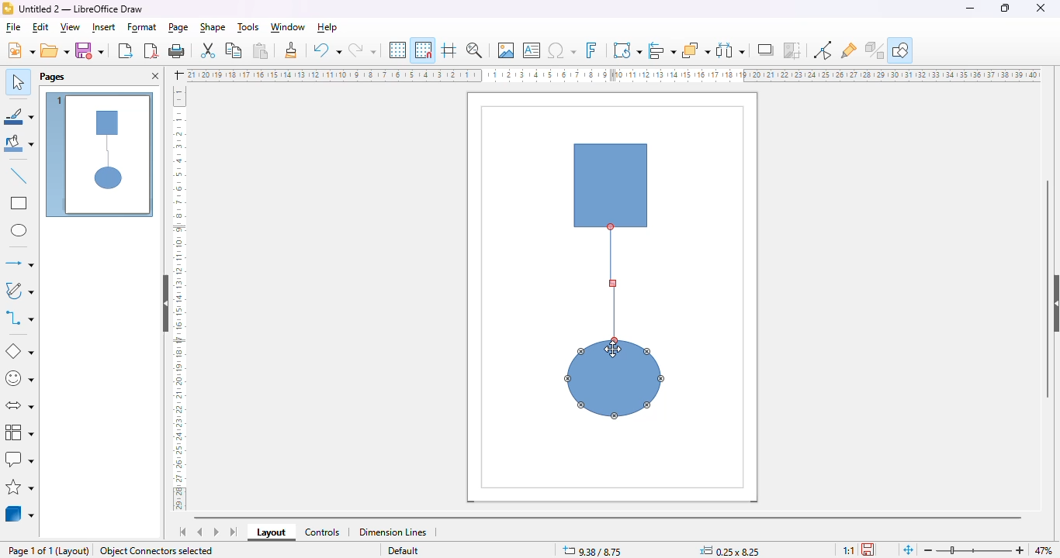 The image size is (1060, 558). I want to click on window, so click(288, 27).